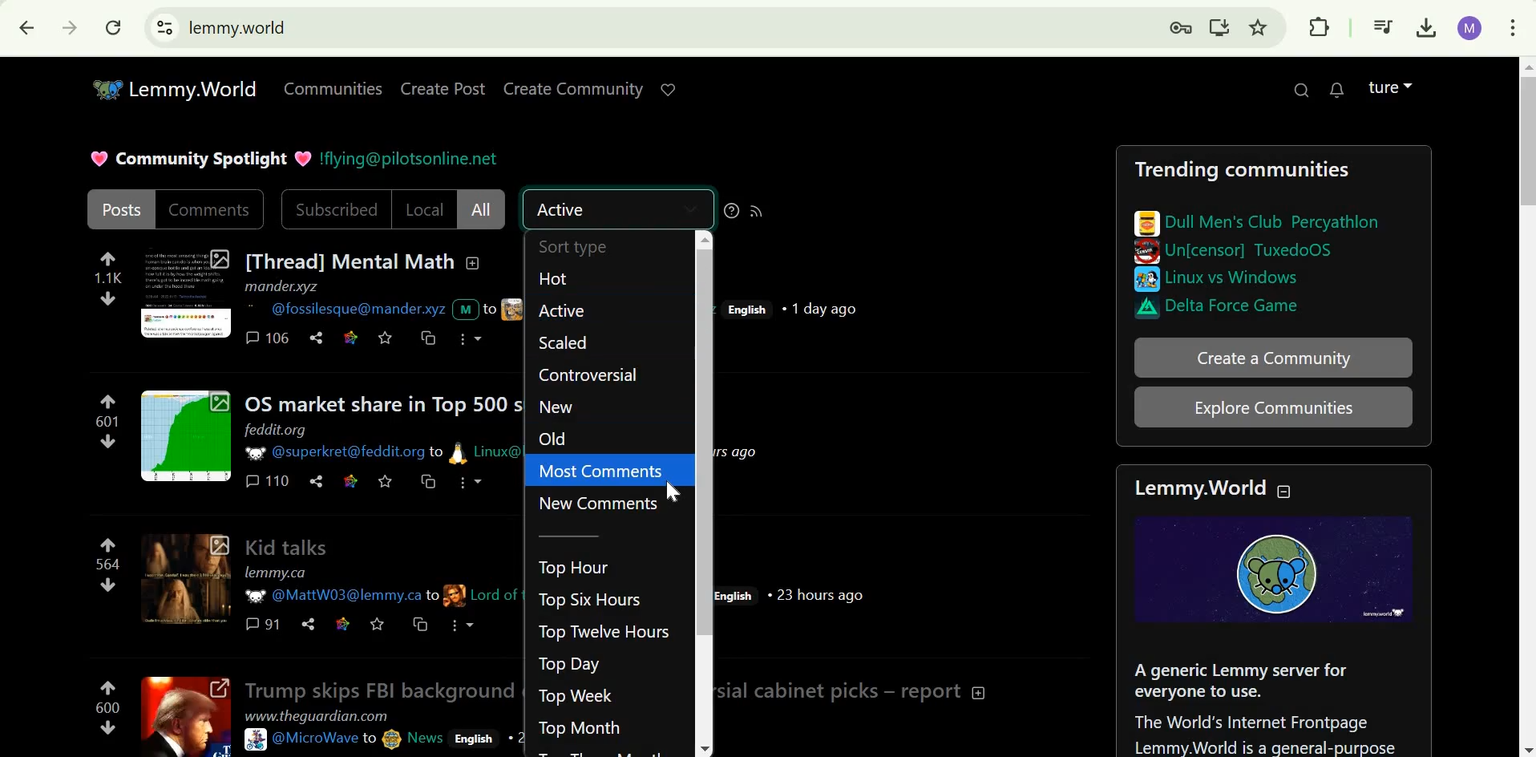 Image resolution: width=1536 pixels, height=757 pixels. Describe the element at coordinates (1130, 308) in the screenshot. I see `image` at that location.